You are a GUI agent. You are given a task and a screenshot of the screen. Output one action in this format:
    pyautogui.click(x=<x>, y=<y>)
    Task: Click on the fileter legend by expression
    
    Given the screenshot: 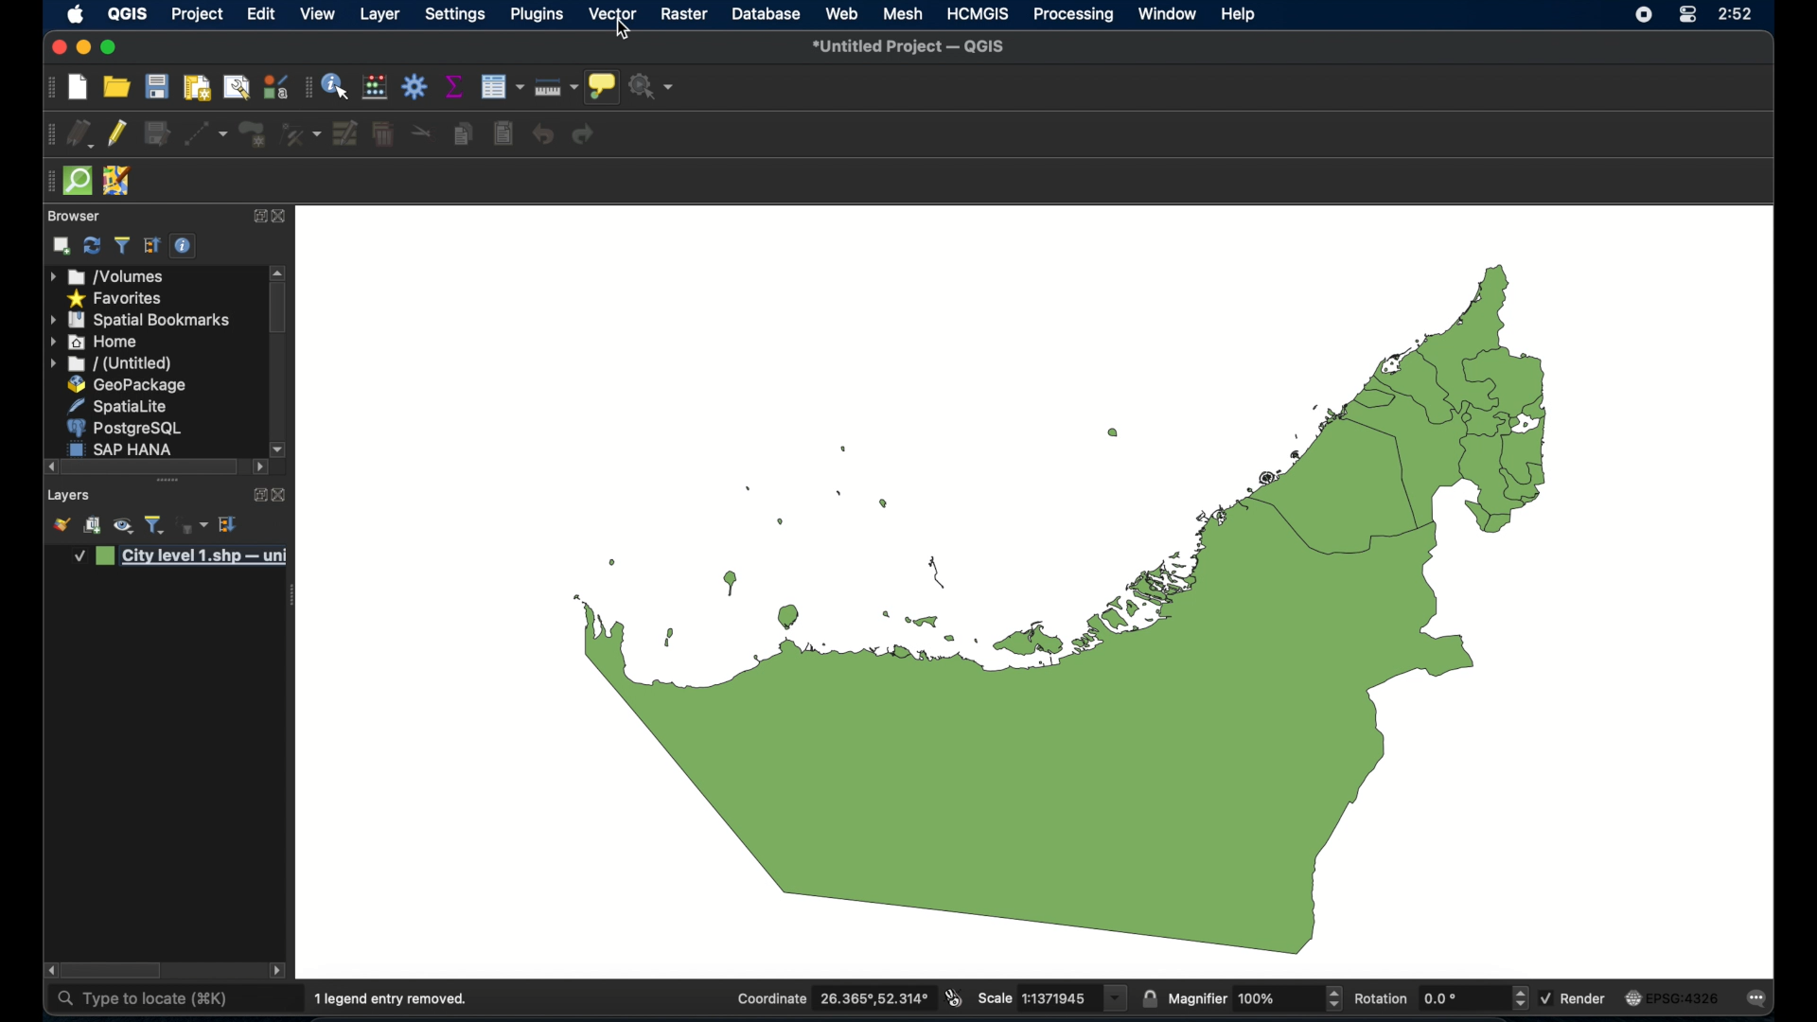 What is the action you would take?
    pyautogui.click(x=193, y=526)
    